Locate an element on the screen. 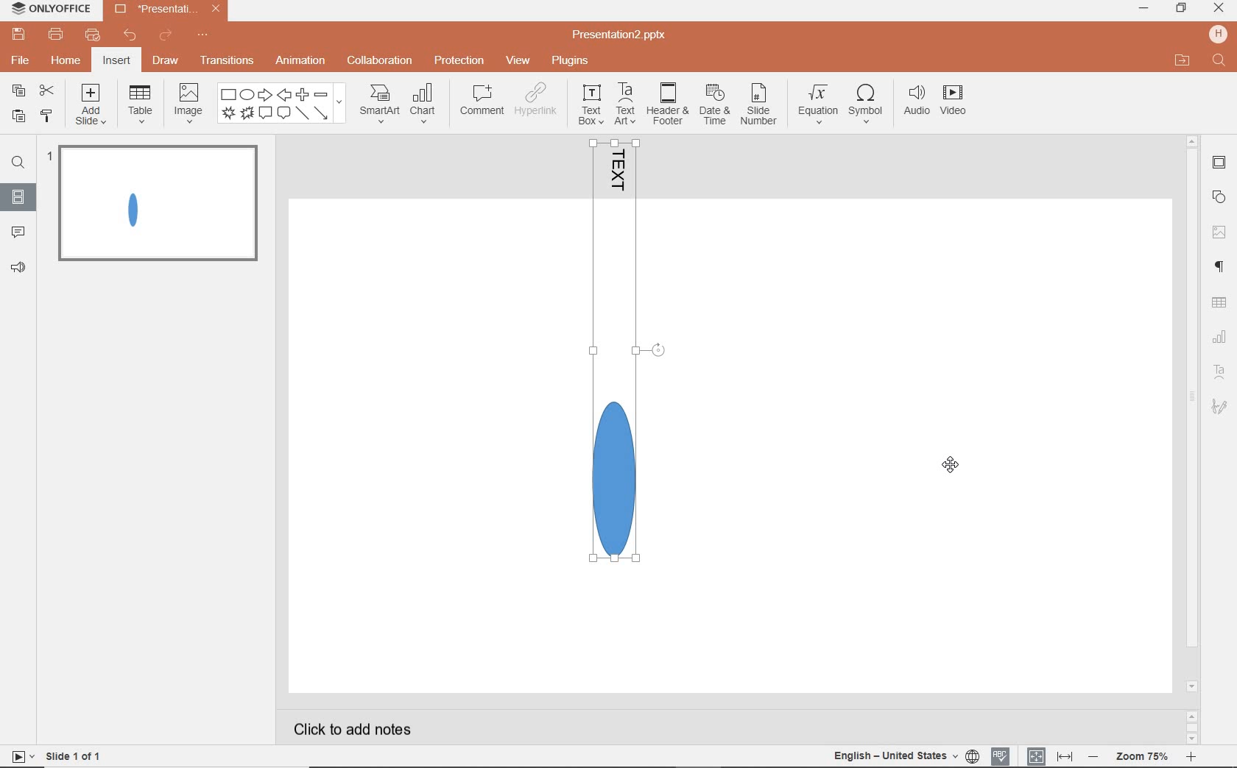 This screenshot has height=768, width=1237. header & footer is located at coordinates (666, 105).